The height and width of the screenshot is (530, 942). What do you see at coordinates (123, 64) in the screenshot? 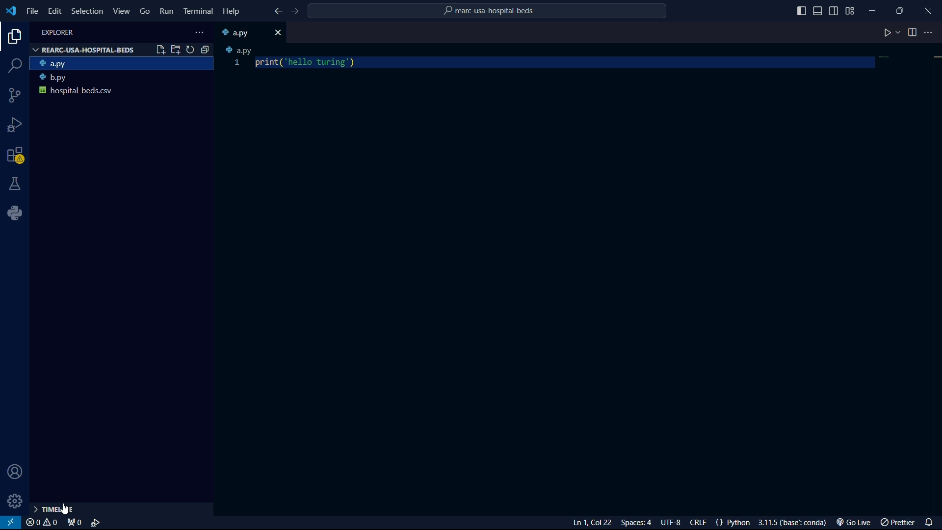
I see `a.py file` at bounding box center [123, 64].